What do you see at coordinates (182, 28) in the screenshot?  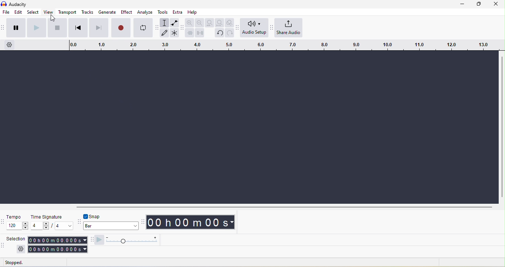 I see `audacity edit toolbar` at bounding box center [182, 28].